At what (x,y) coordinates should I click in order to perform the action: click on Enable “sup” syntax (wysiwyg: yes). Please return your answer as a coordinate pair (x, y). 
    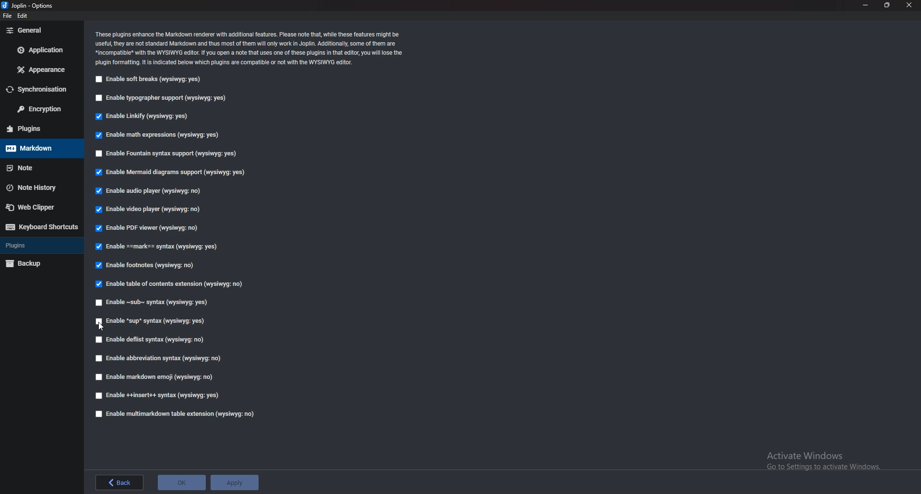
    Looking at the image, I should click on (151, 321).